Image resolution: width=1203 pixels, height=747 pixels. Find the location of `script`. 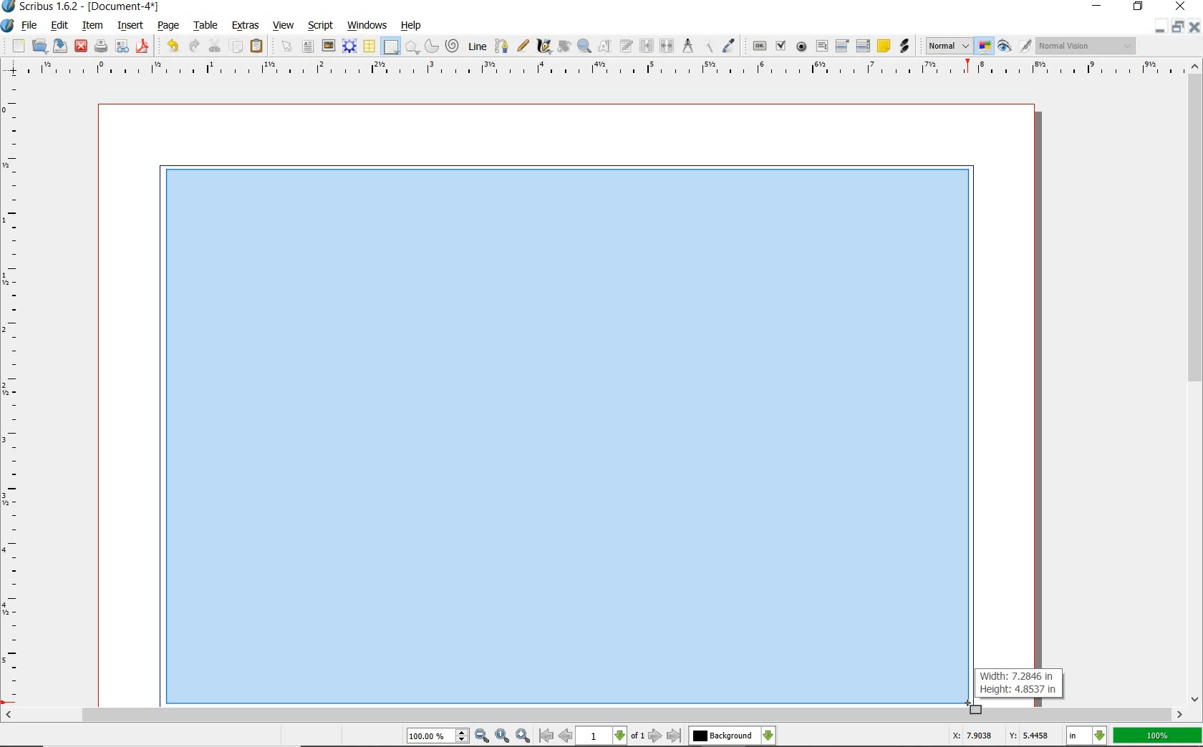

script is located at coordinates (322, 26).